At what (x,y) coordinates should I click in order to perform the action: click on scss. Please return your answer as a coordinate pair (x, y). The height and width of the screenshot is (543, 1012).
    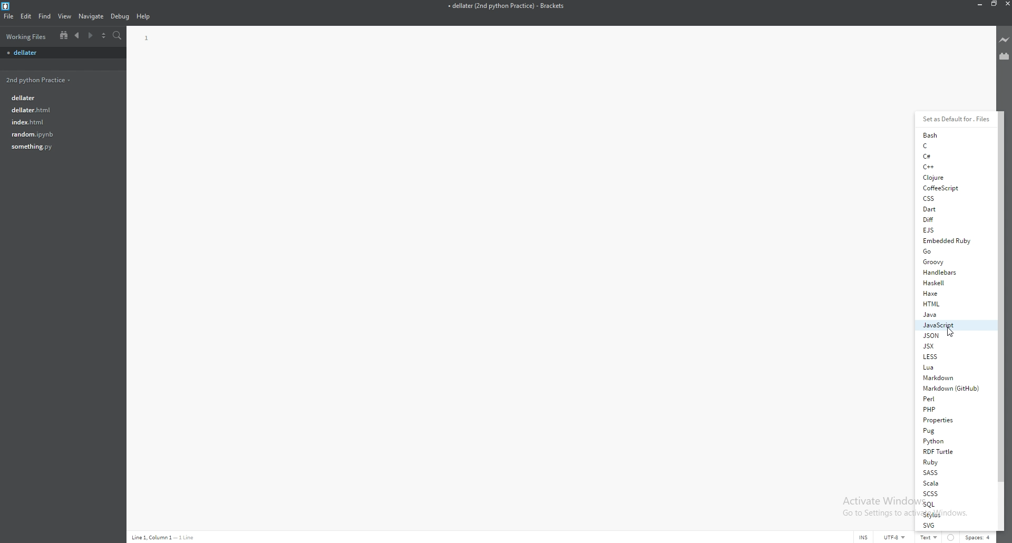
    Looking at the image, I should click on (950, 493).